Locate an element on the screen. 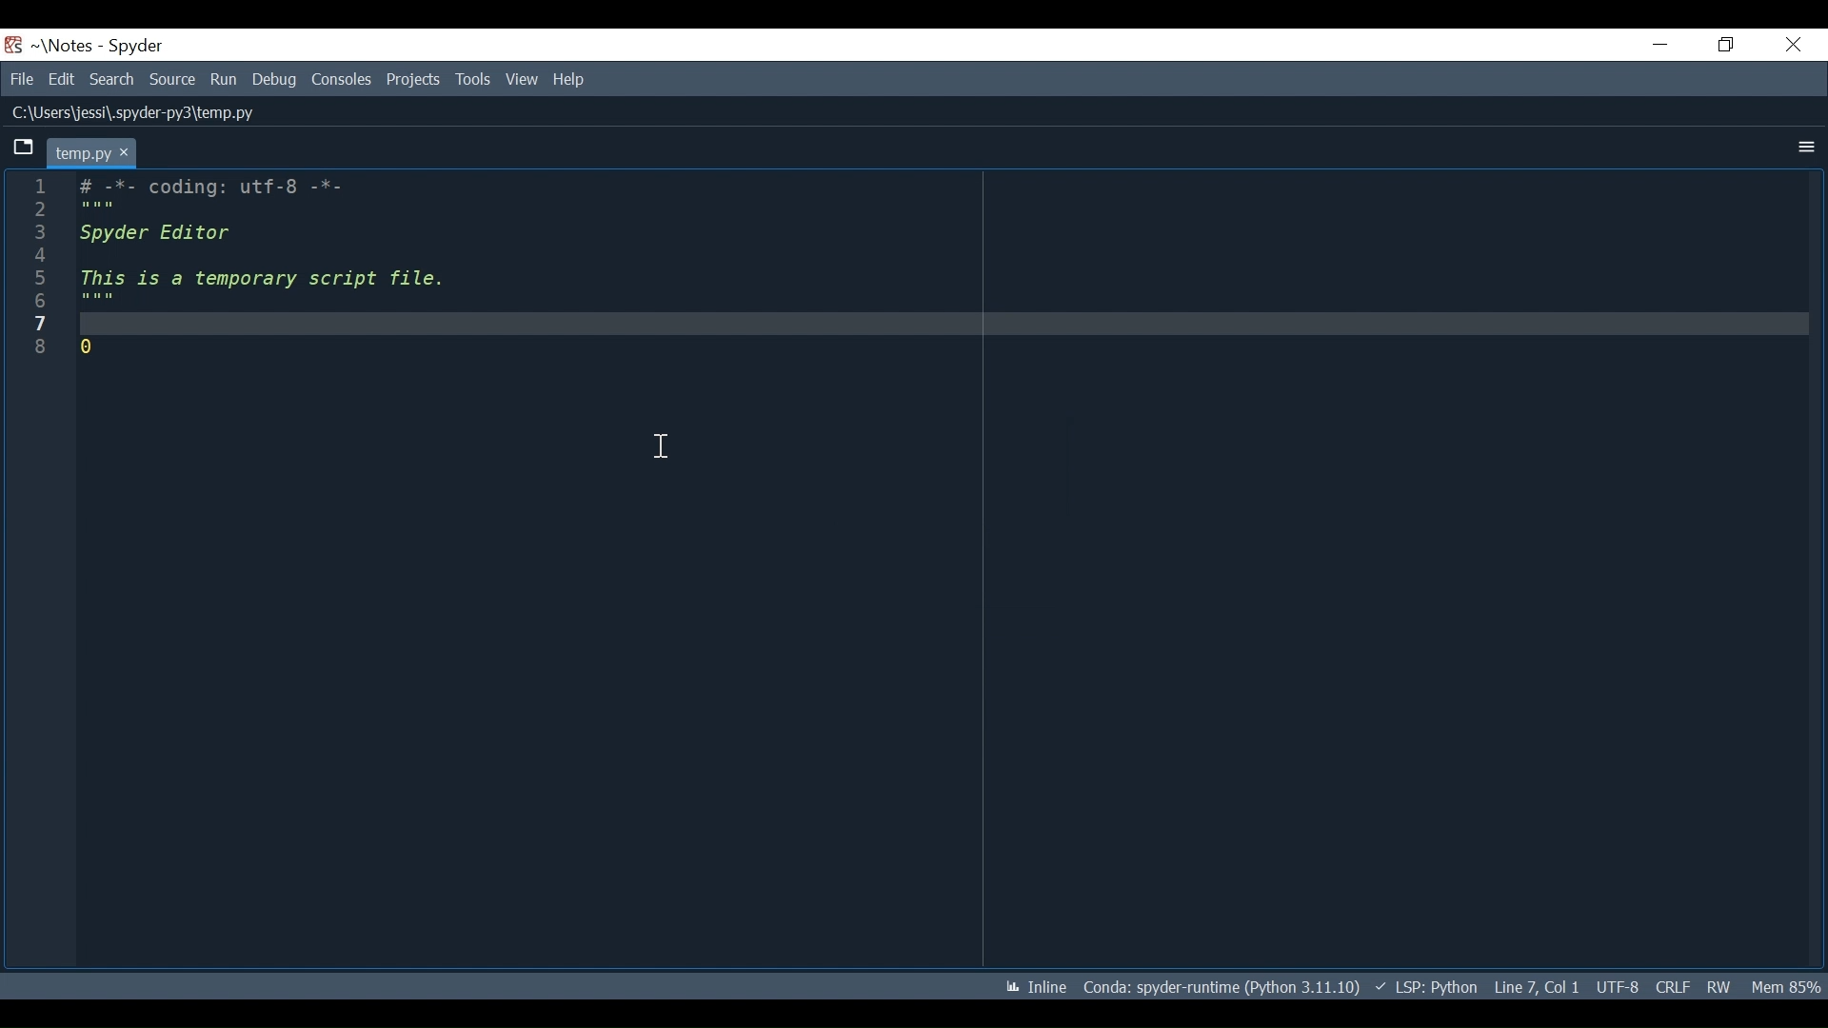 The width and height of the screenshot is (1828, 1028). Inline is located at coordinates (1036, 987).